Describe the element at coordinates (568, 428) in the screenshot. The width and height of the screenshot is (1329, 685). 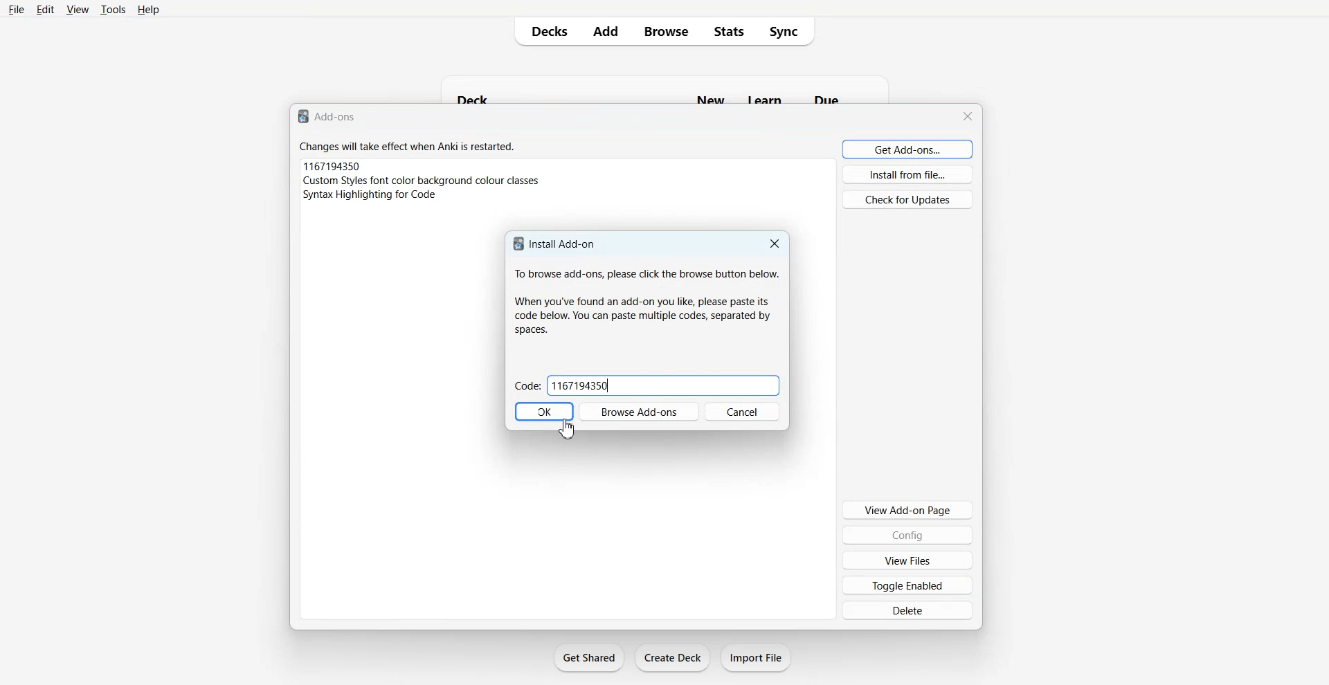
I see `Cursor` at that location.